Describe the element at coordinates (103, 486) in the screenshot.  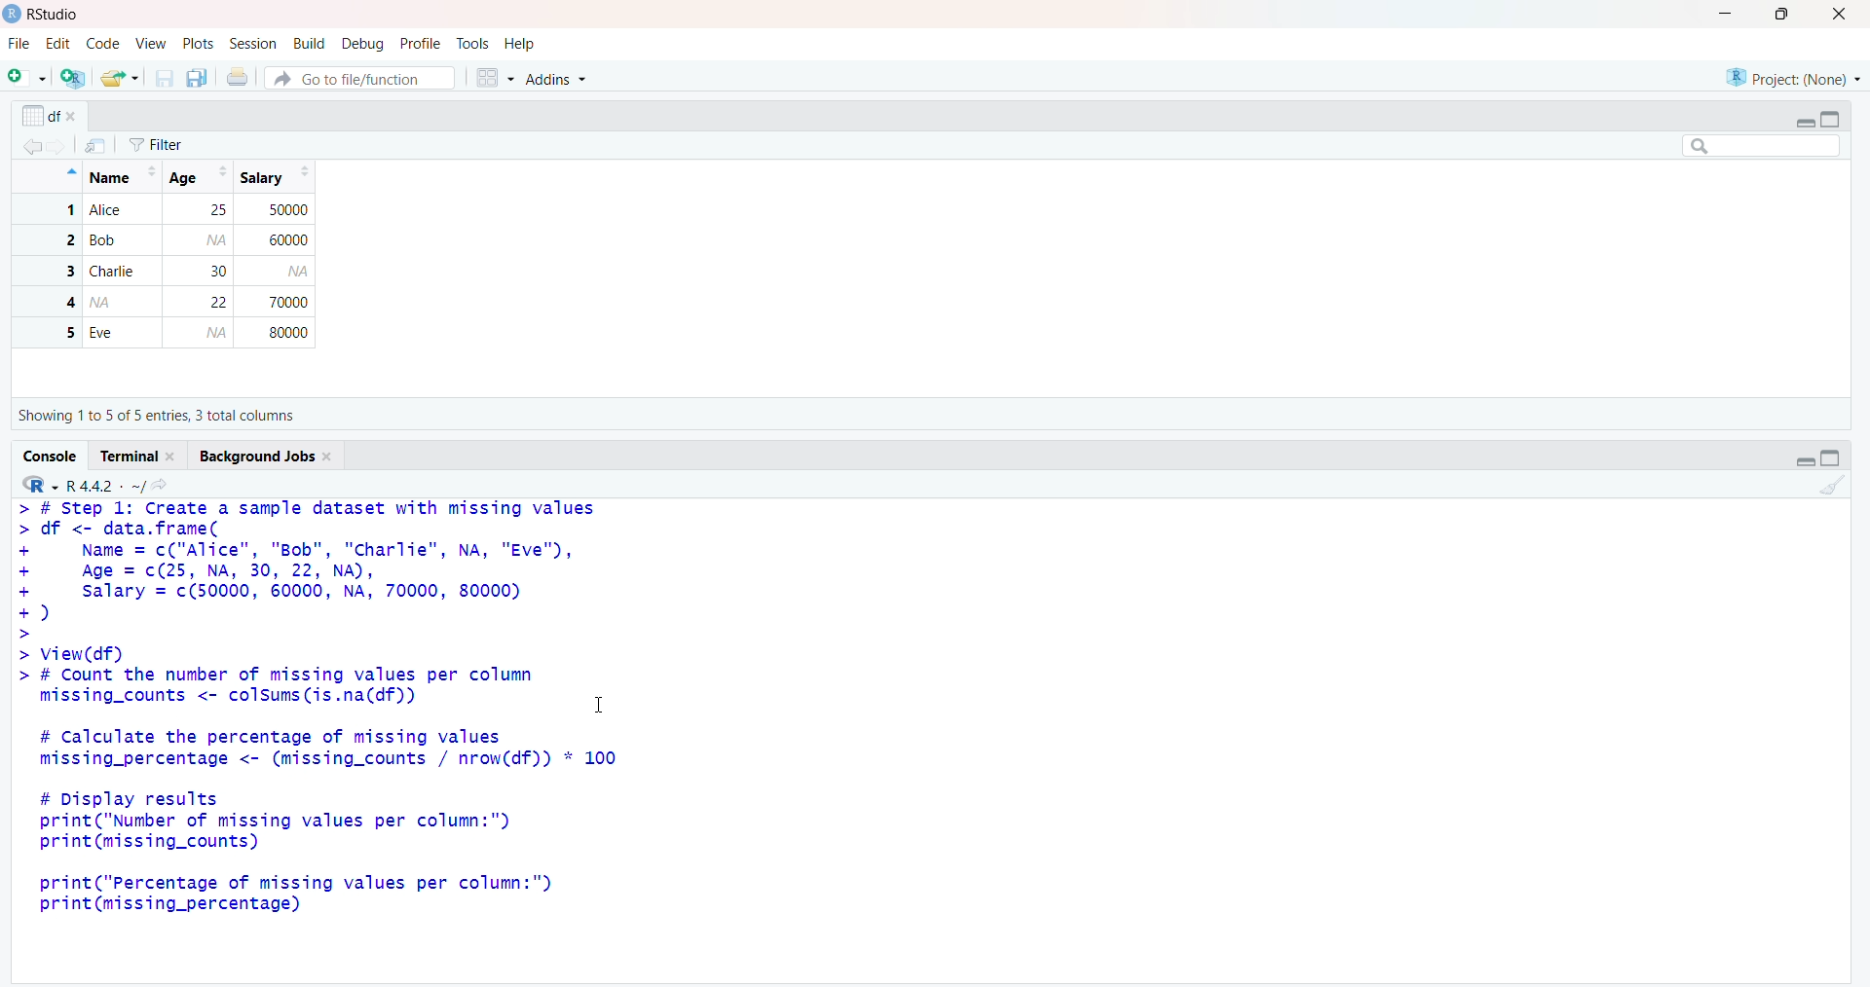
I see `R442 -~/` at that location.